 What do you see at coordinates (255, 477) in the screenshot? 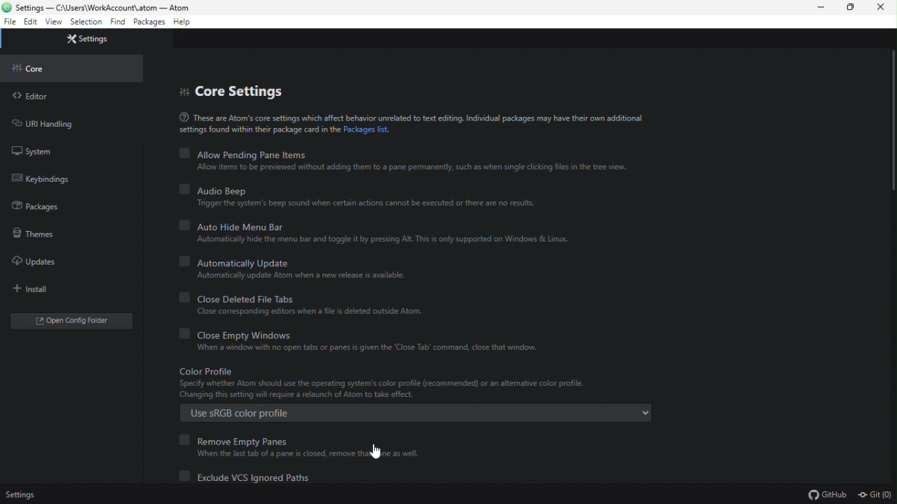
I see `exclude VCS ignored file paths` at bounding box center [255, 477].